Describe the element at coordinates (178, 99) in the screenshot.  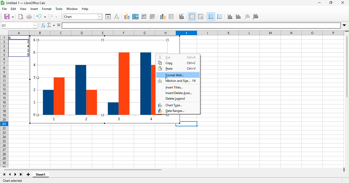
I see `delete legend` at that location.